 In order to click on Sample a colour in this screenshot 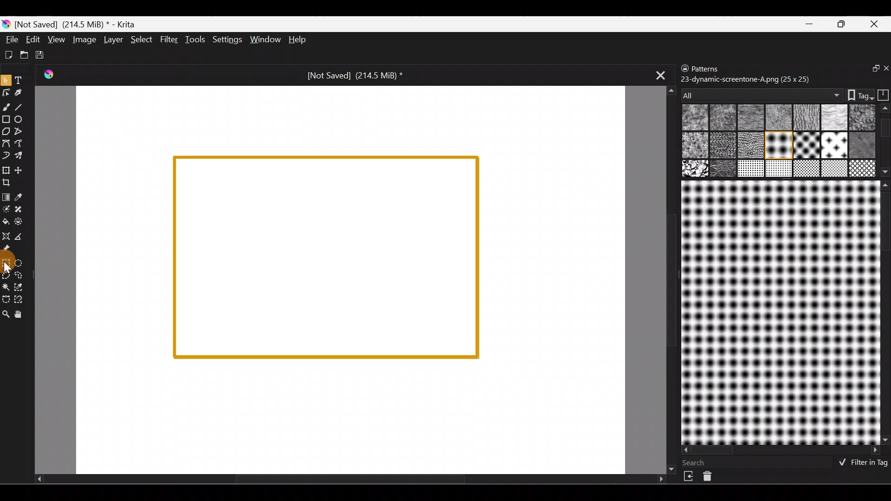, I will do `click(24, 197)`.